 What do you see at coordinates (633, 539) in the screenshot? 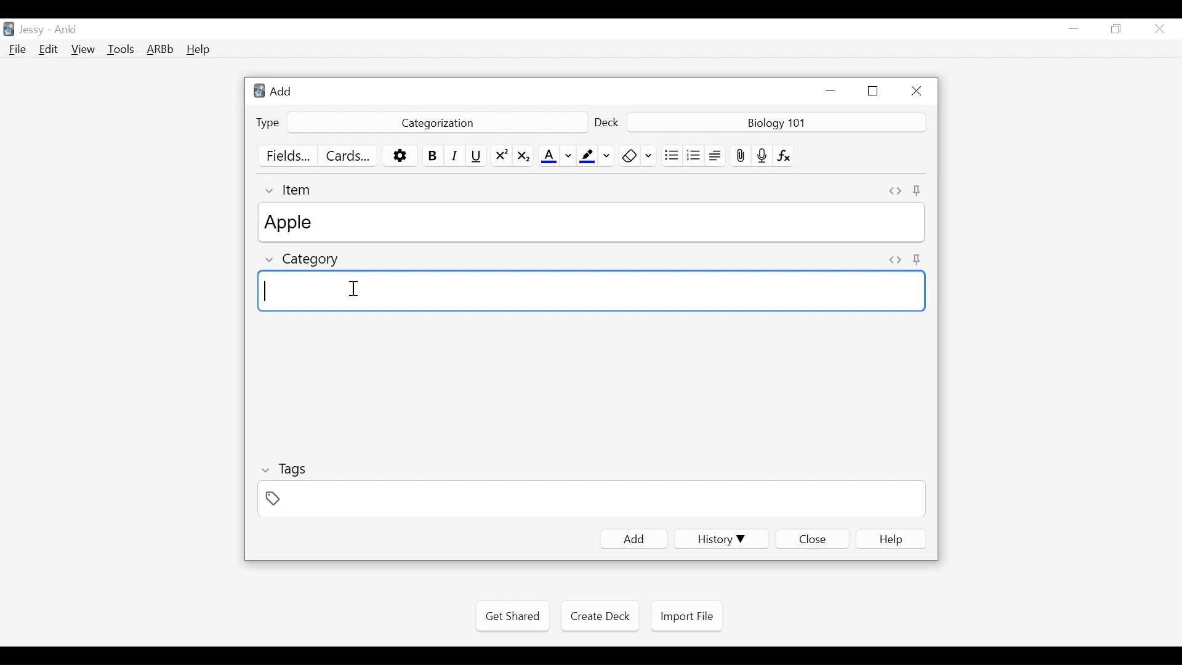
I see `Add` at bounding box center [633, 539].